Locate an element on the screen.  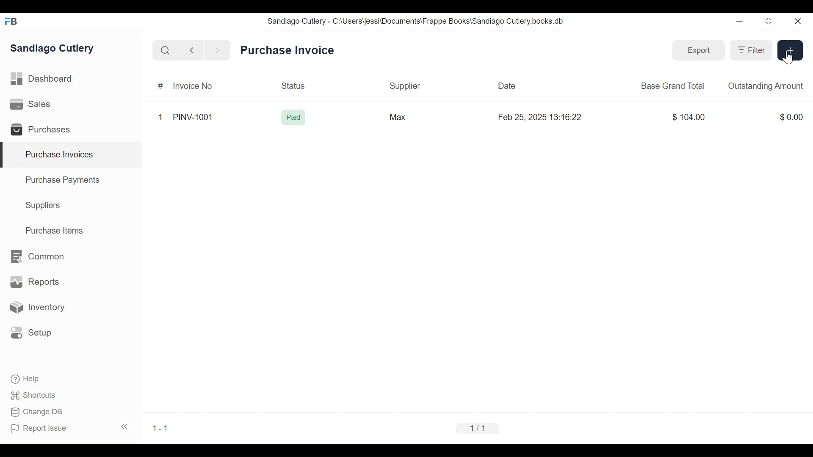
+ is located at coordinates (791, 50).